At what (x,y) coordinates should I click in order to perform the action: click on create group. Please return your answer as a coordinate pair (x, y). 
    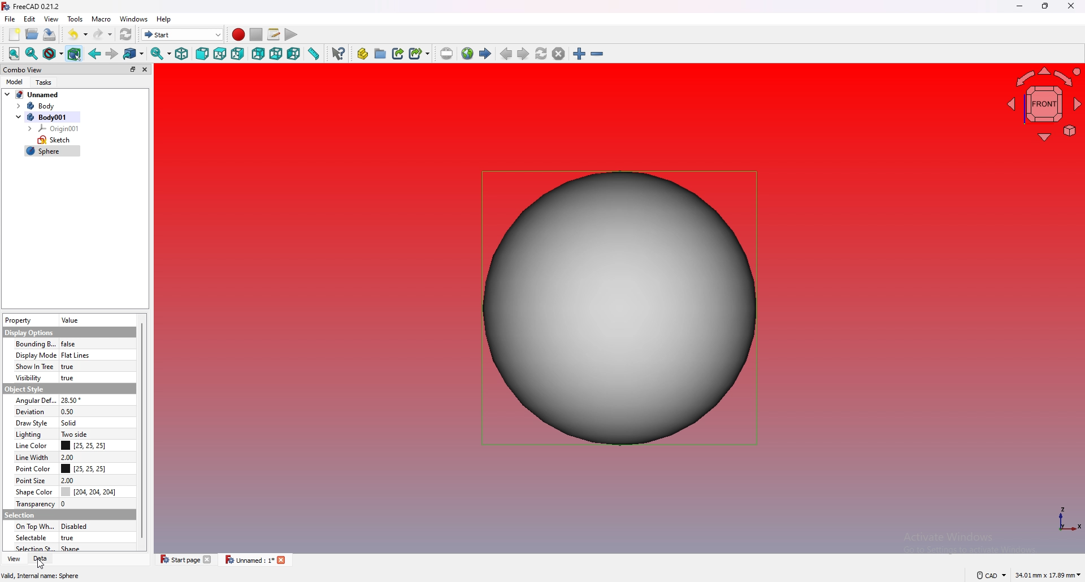
    Looking at the image, I should click on (380, 54).